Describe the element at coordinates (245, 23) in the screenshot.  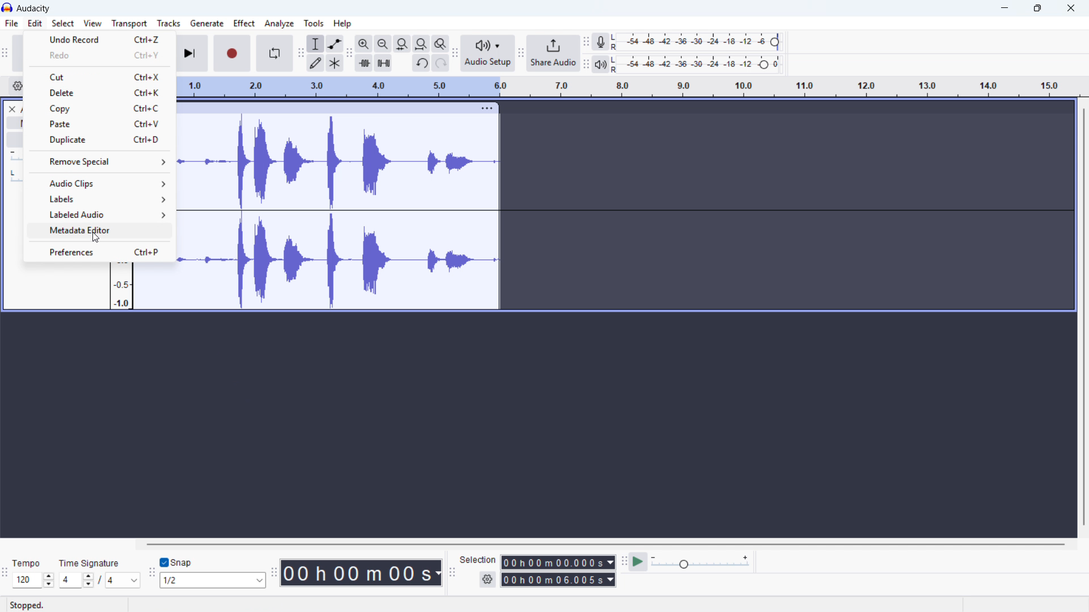
I see `effect` at that location.